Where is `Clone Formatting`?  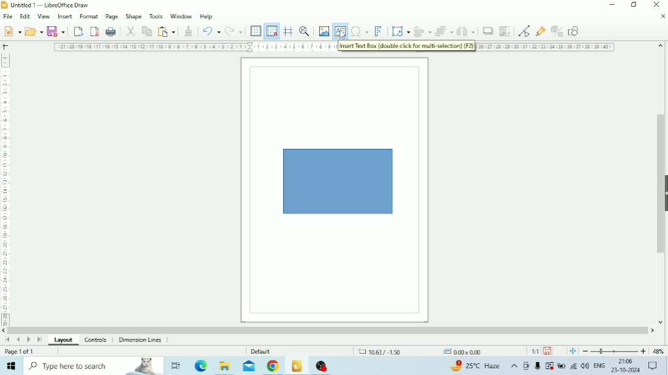 Clone Formatting is located at coordinates (190, 31).